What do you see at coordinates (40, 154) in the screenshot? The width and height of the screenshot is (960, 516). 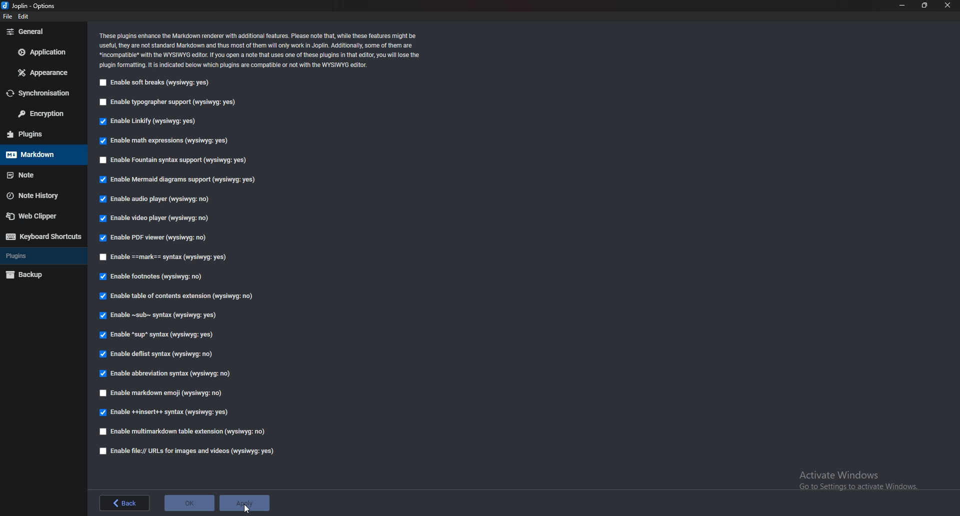 I see `markdown` at bounding box center [40, 154].